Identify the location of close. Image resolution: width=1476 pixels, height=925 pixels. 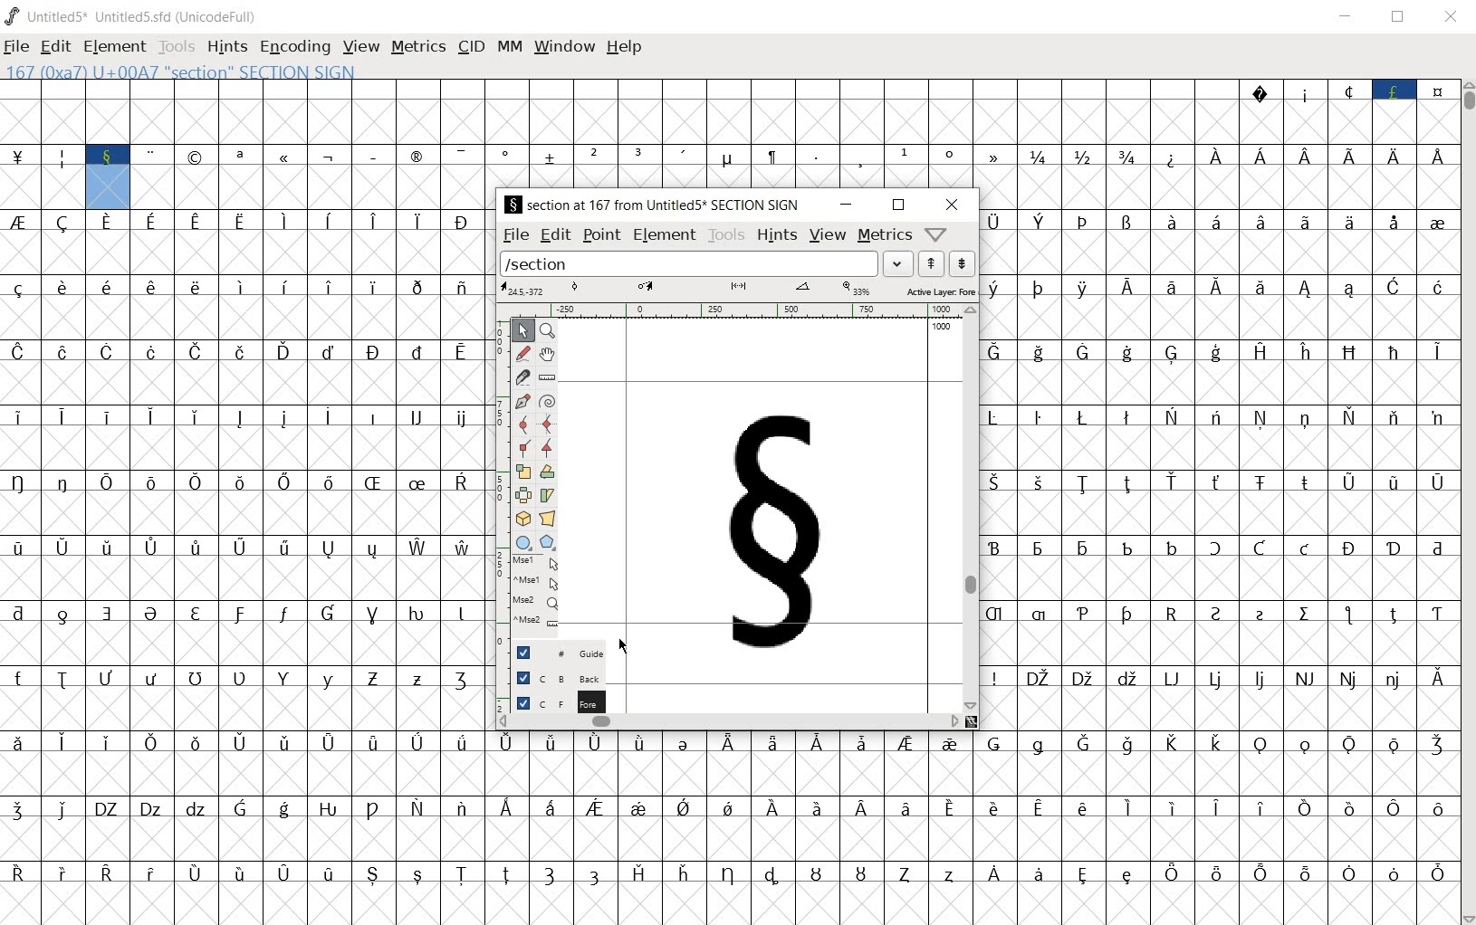
(952, 205).